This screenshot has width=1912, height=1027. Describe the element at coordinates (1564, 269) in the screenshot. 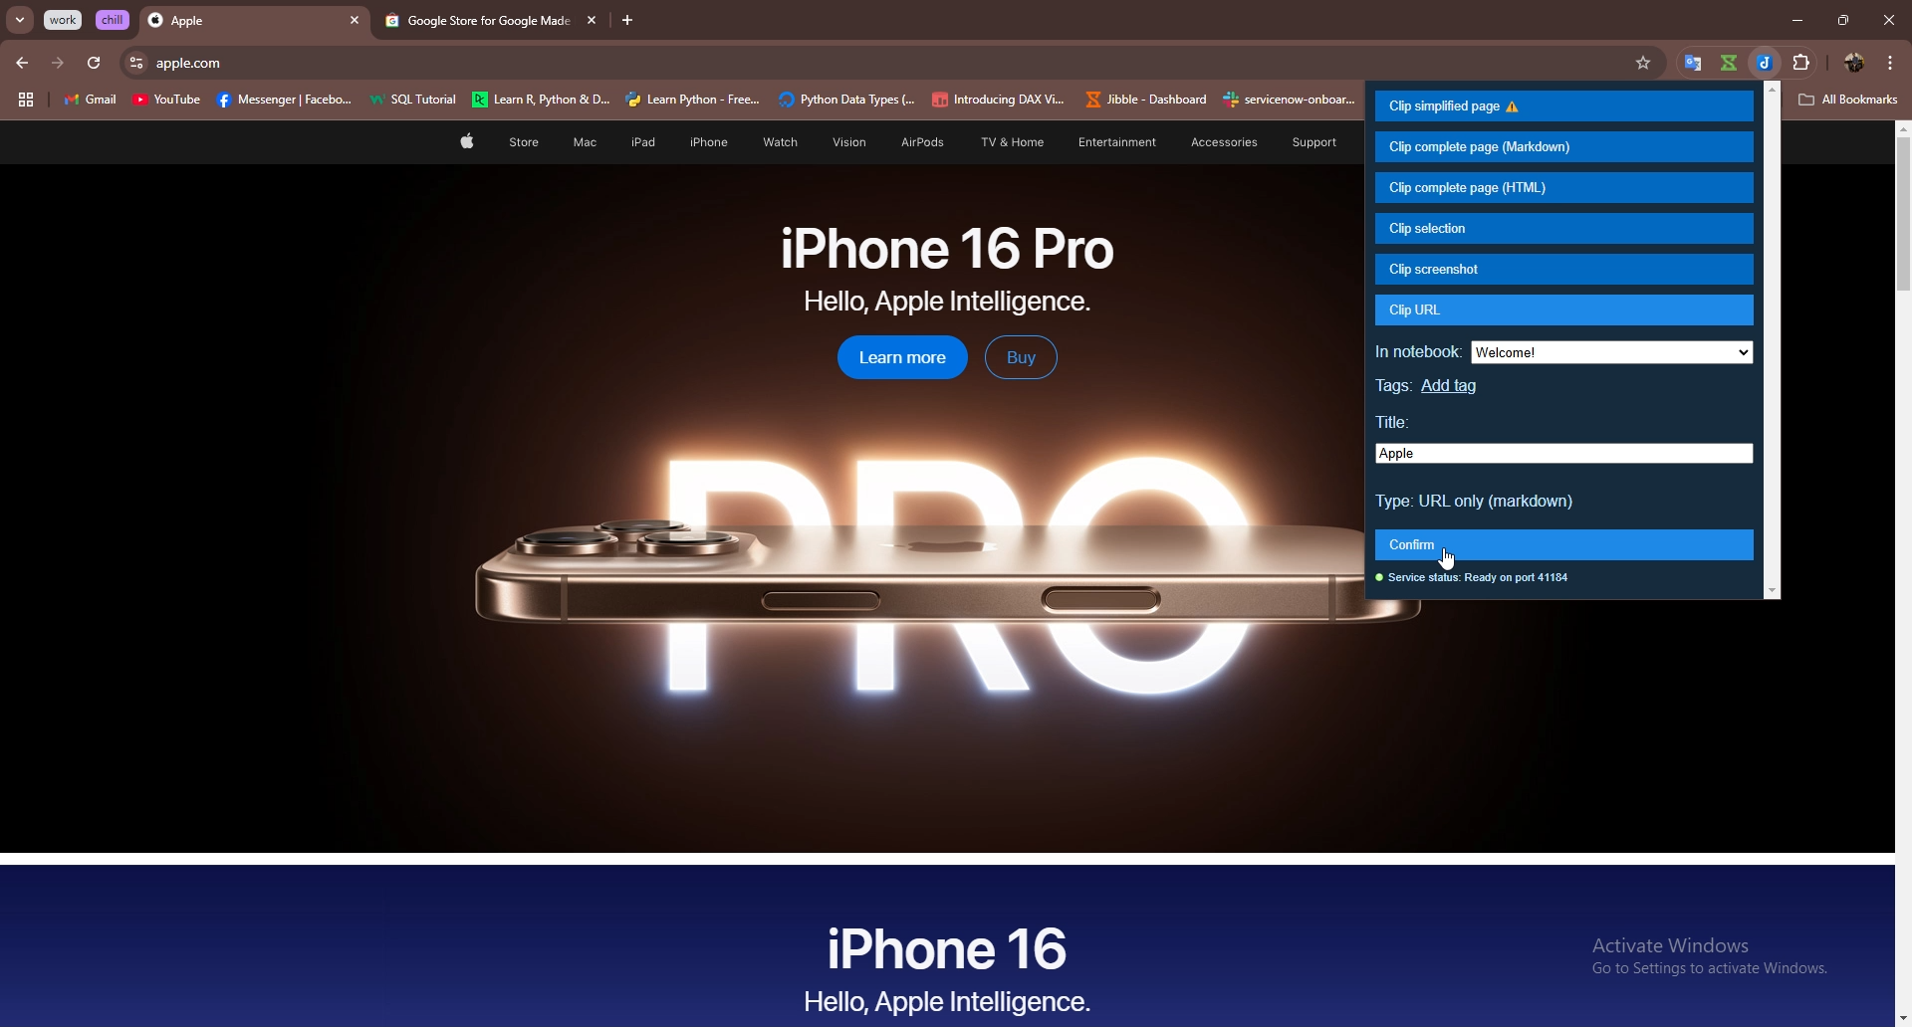

I see `clip screenshot` at that location.